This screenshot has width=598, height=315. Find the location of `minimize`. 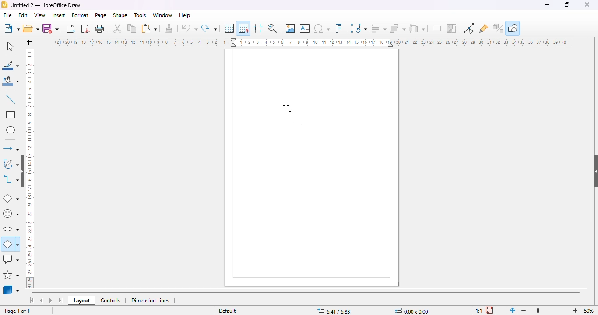

minimize is located at coordinates (547, 4).